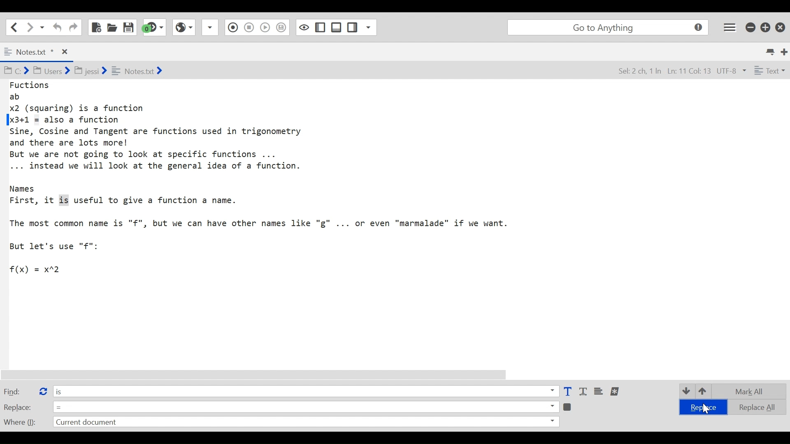  Describe the element at coordinates (766, 27) in the screenshot. I see `Restore` at that location.